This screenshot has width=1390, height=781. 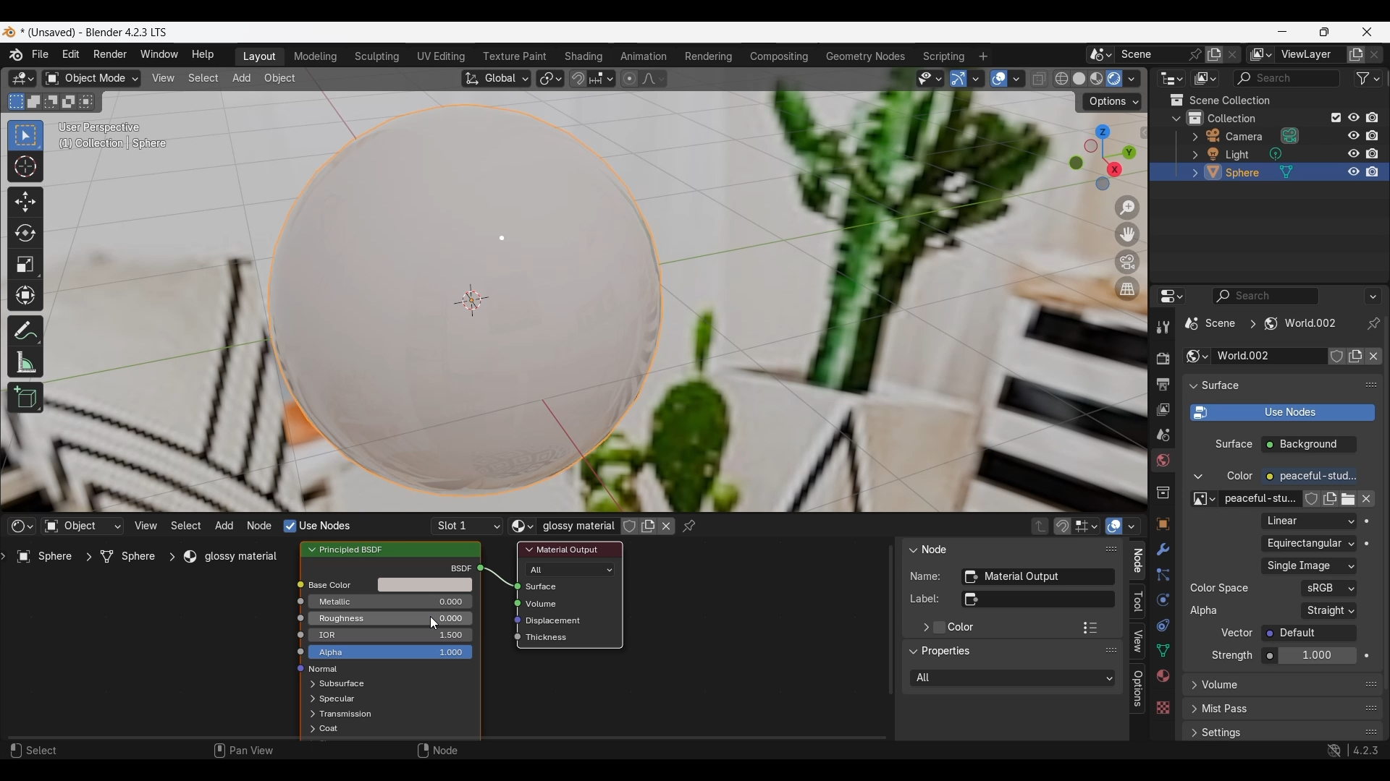 I want to click on Add cube, so click(x=26, y=397).